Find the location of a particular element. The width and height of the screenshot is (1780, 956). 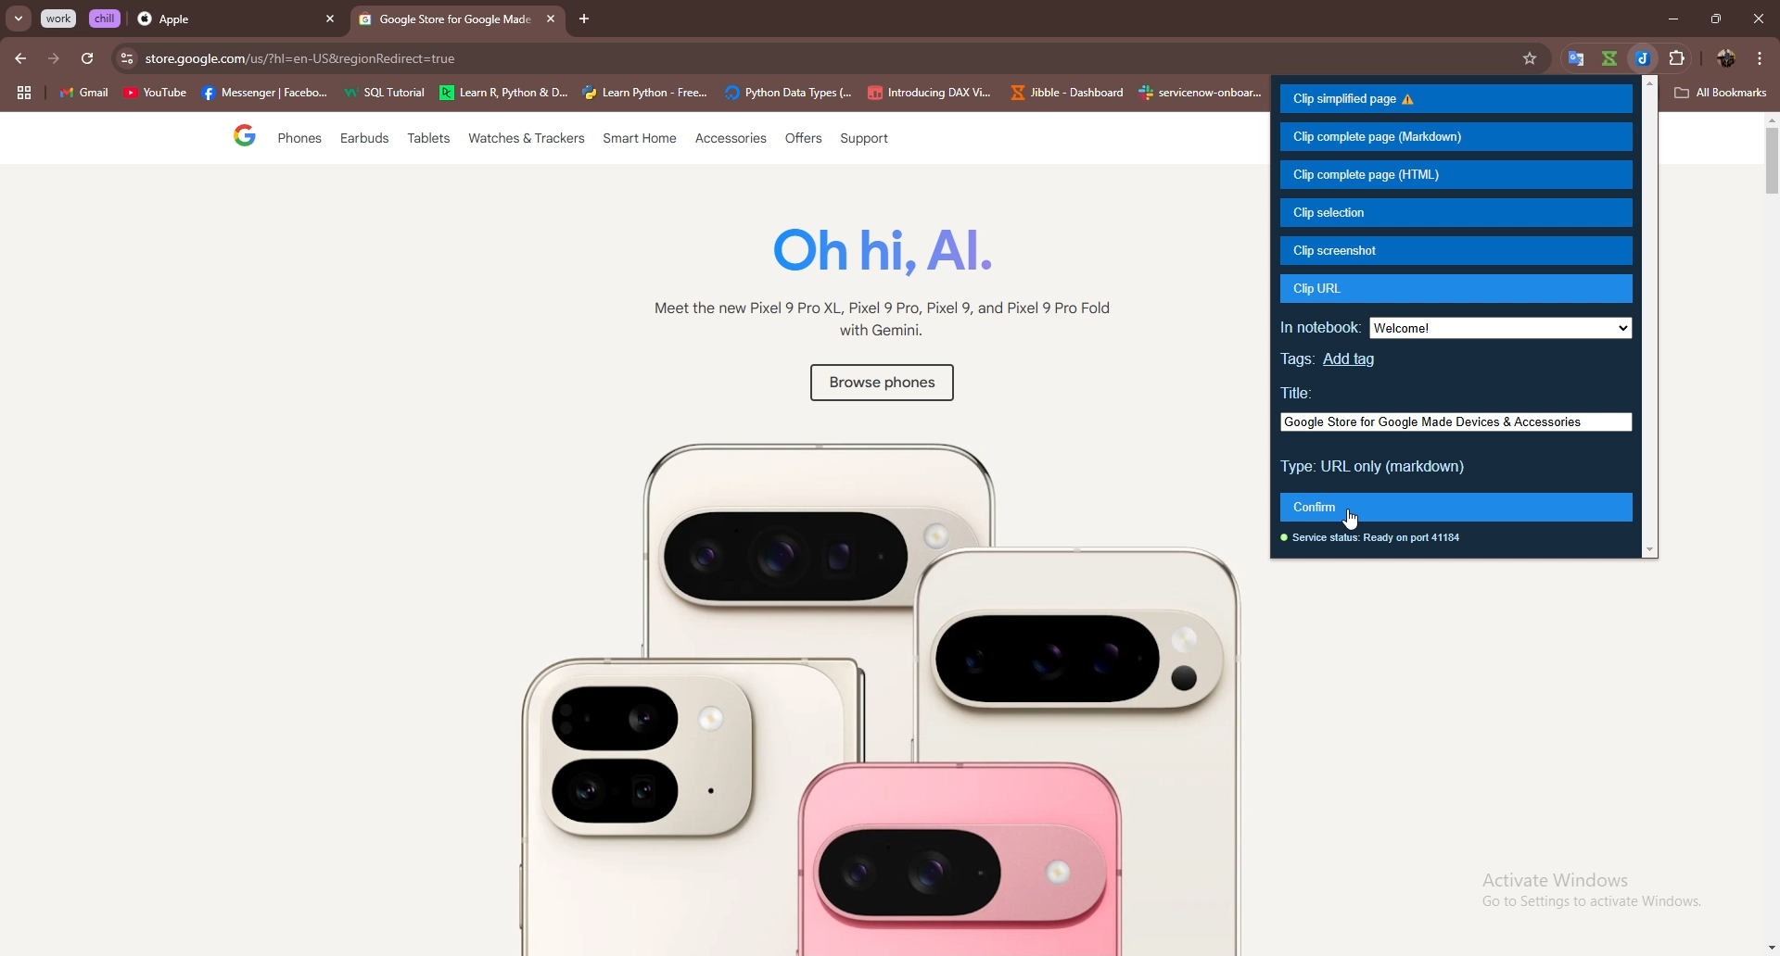

gmail is located at coordinates (83, 94).